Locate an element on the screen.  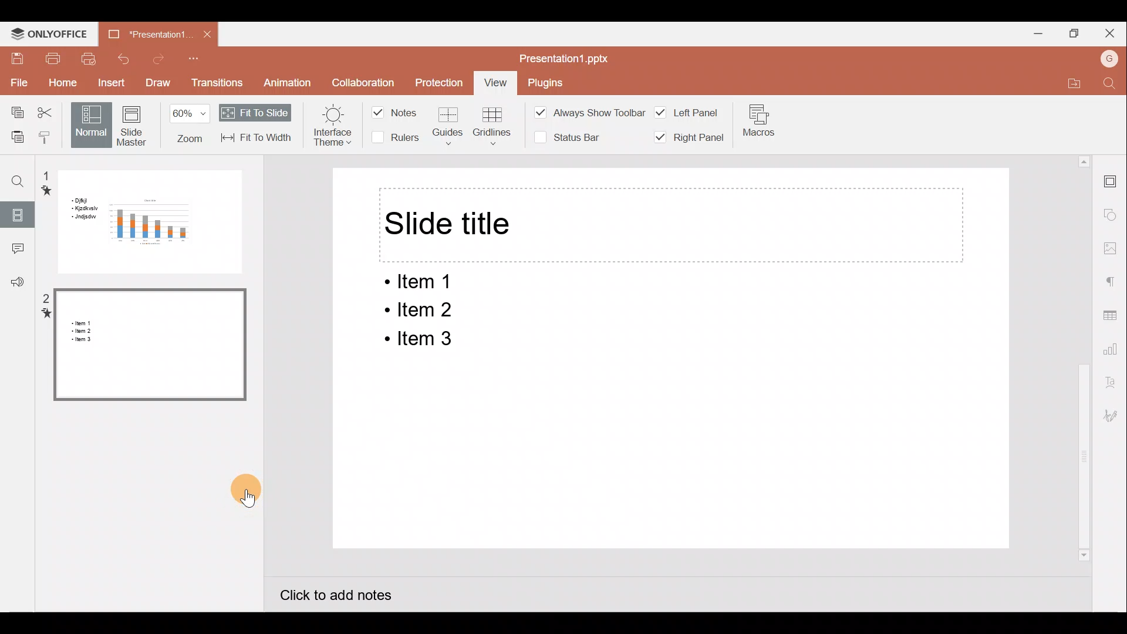
ltem 2 is located at coordinates (416, 310).